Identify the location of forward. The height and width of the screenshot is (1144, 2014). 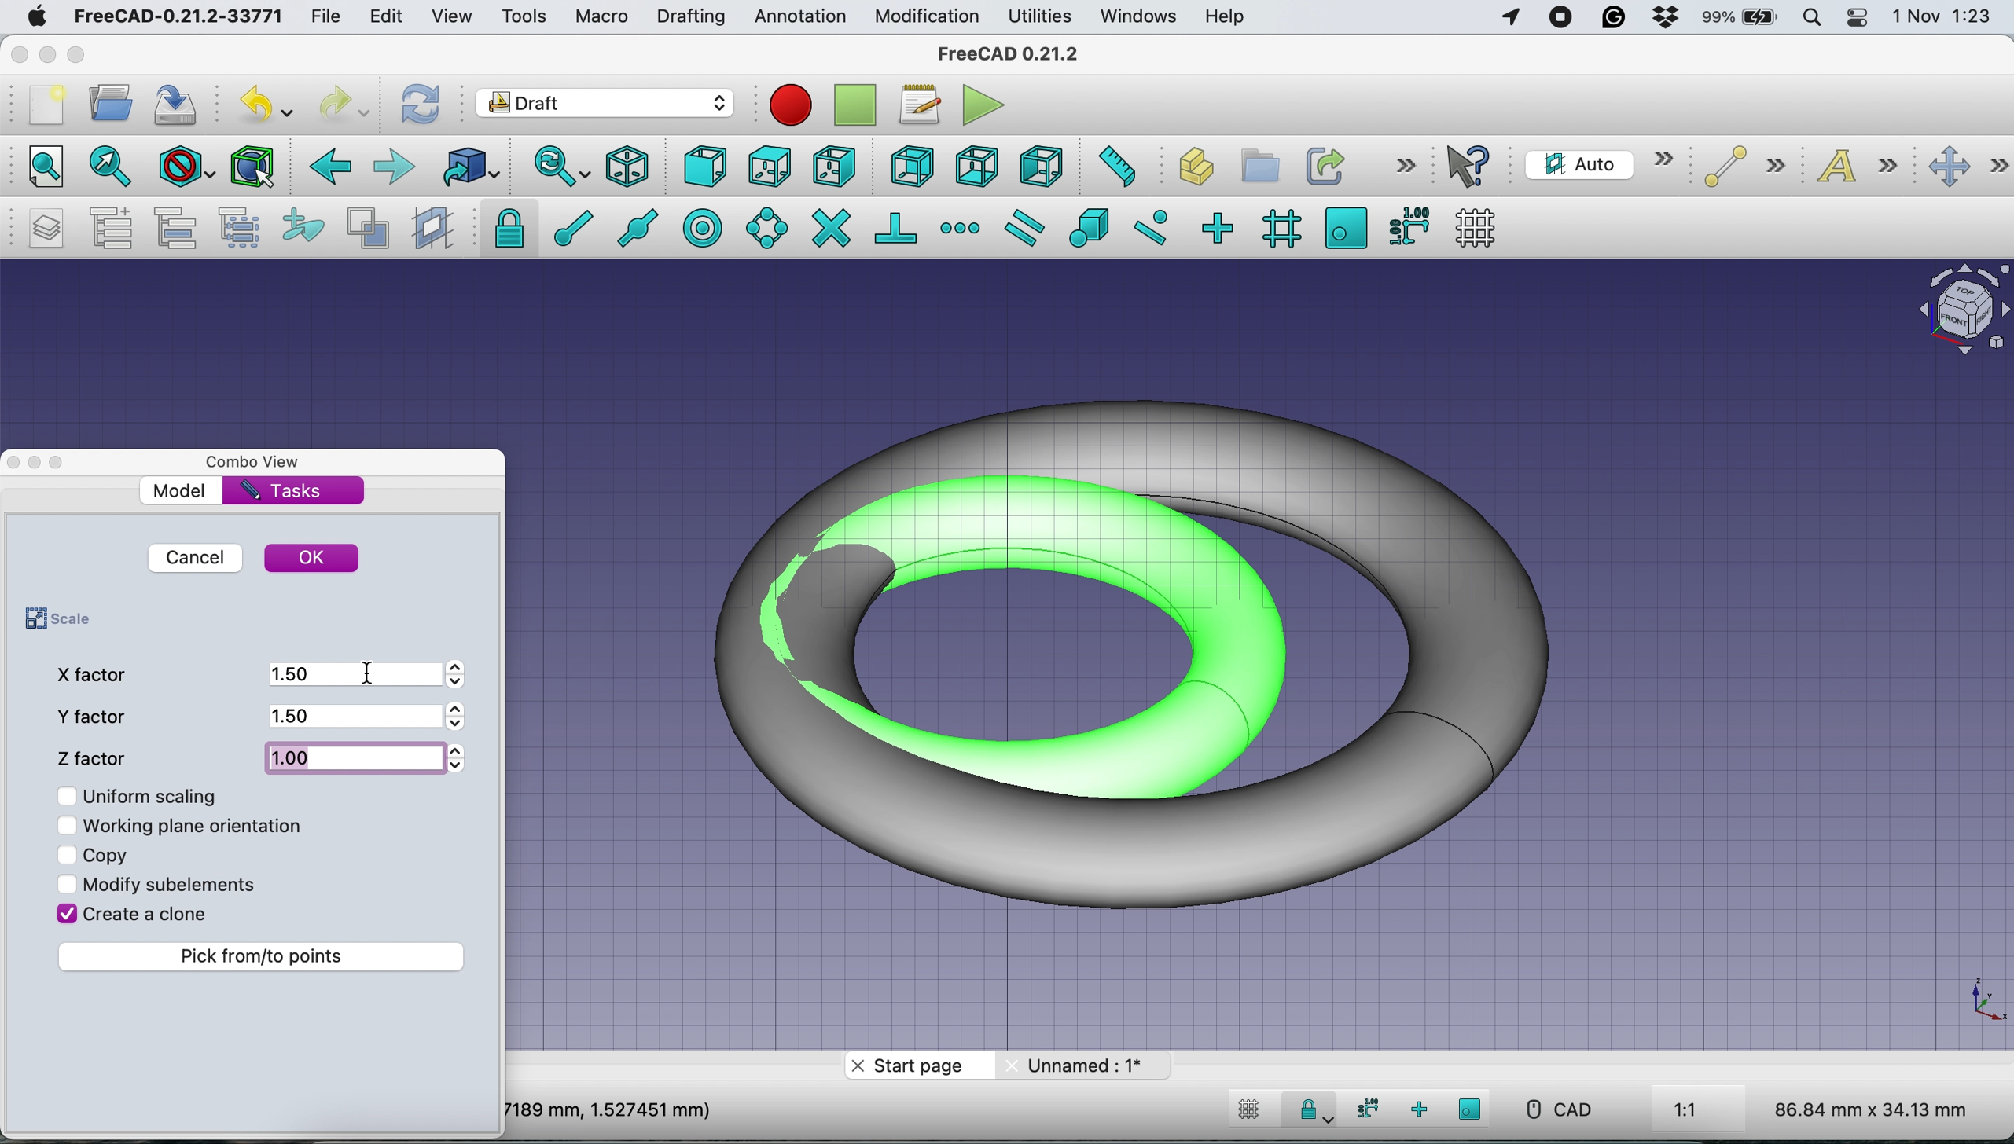
(395, 169).